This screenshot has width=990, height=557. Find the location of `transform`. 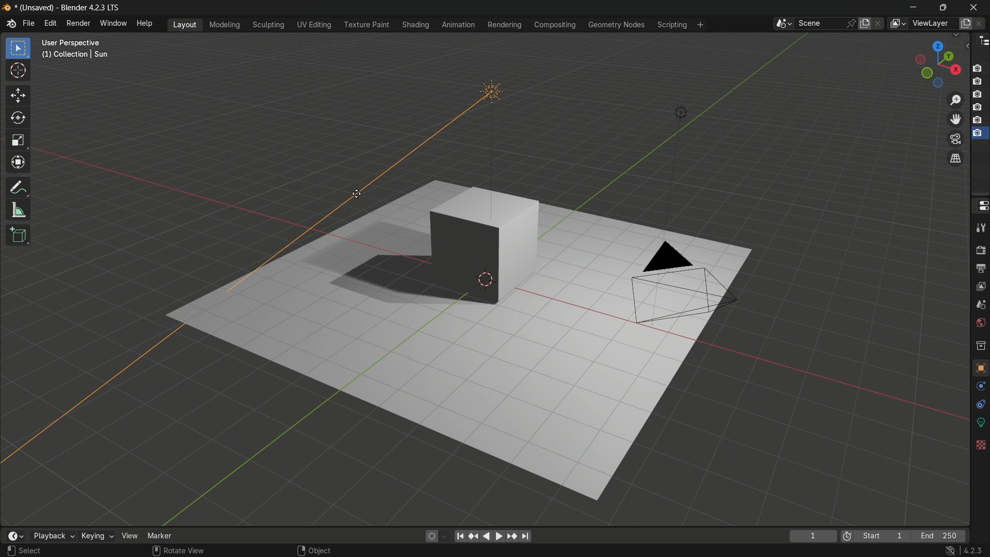

transform is located at coordinates (20, 164).